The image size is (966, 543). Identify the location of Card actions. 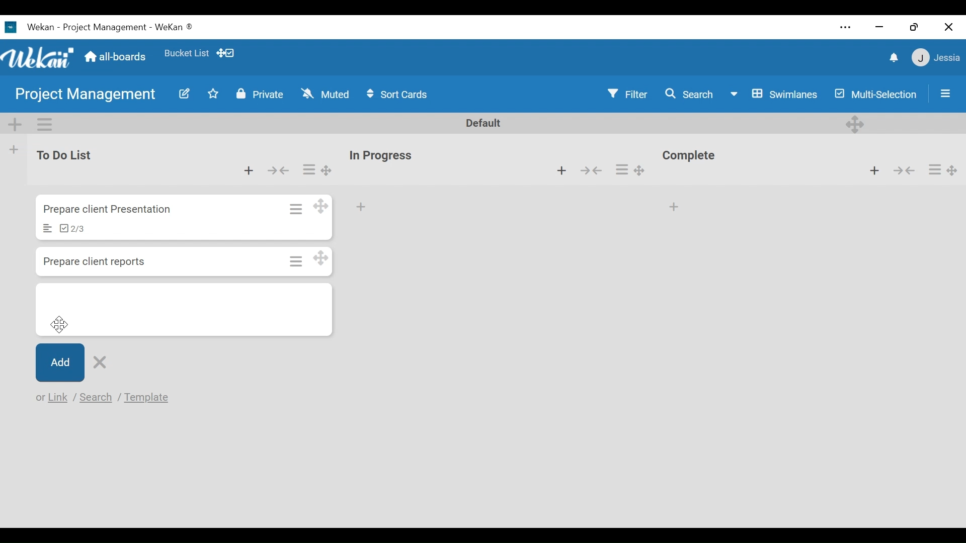
(934, 169).